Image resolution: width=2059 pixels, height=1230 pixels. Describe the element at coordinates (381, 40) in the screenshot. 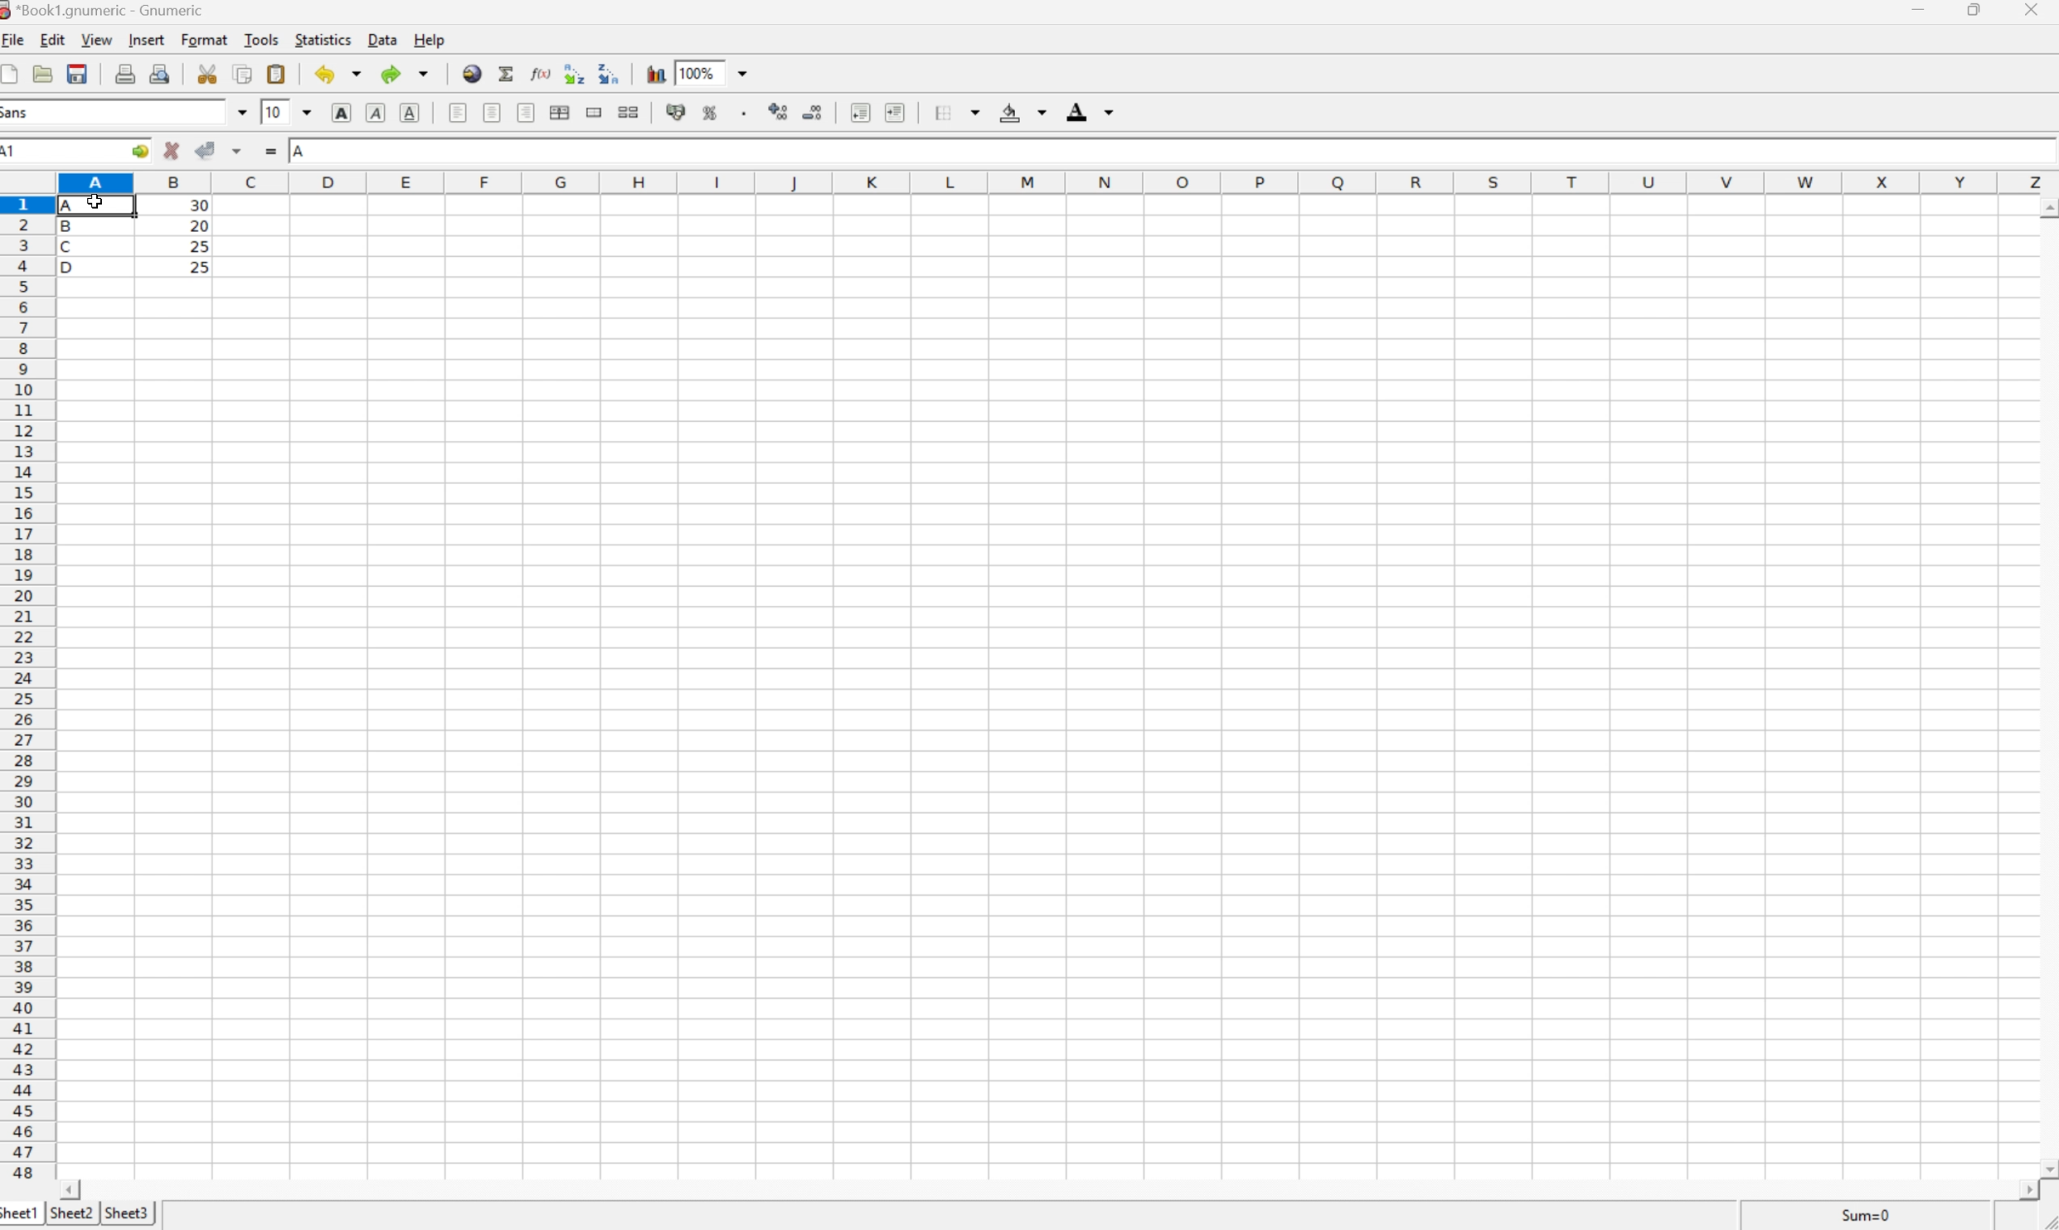

I see `Data` at that location.